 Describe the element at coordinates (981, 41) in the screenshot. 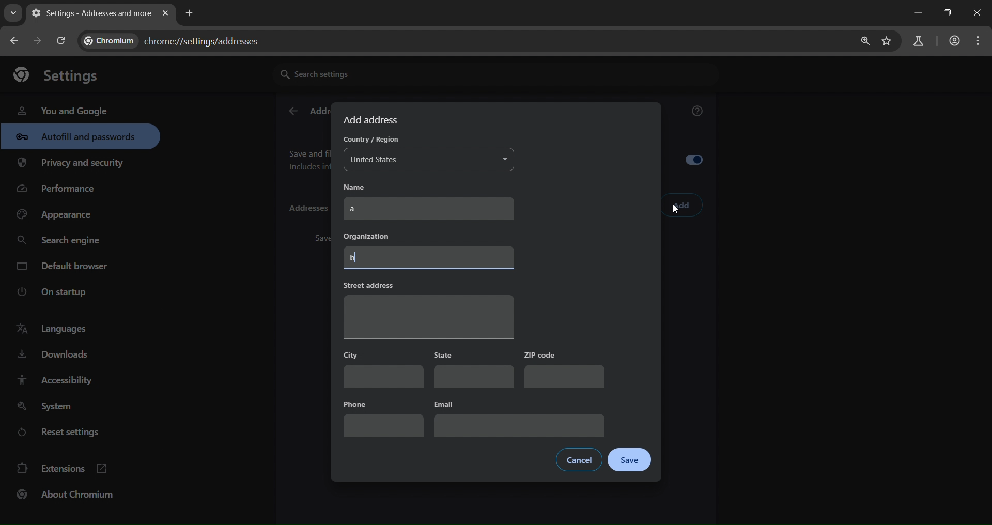

I see `menu` at that location.